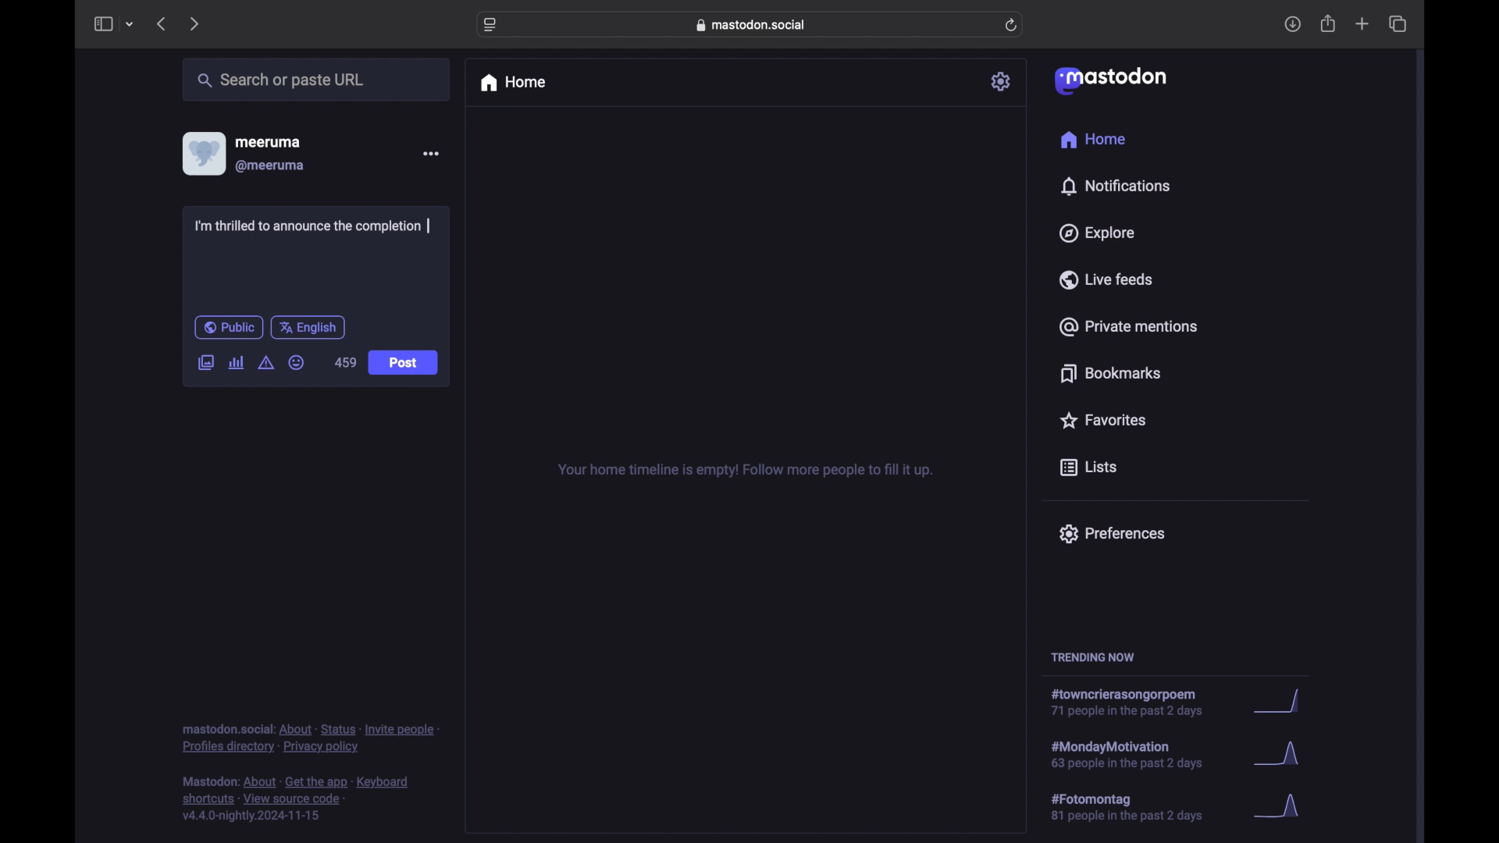 This screenshot has height=843, width=1499. I want to click on trending now, so click(1092, 657).